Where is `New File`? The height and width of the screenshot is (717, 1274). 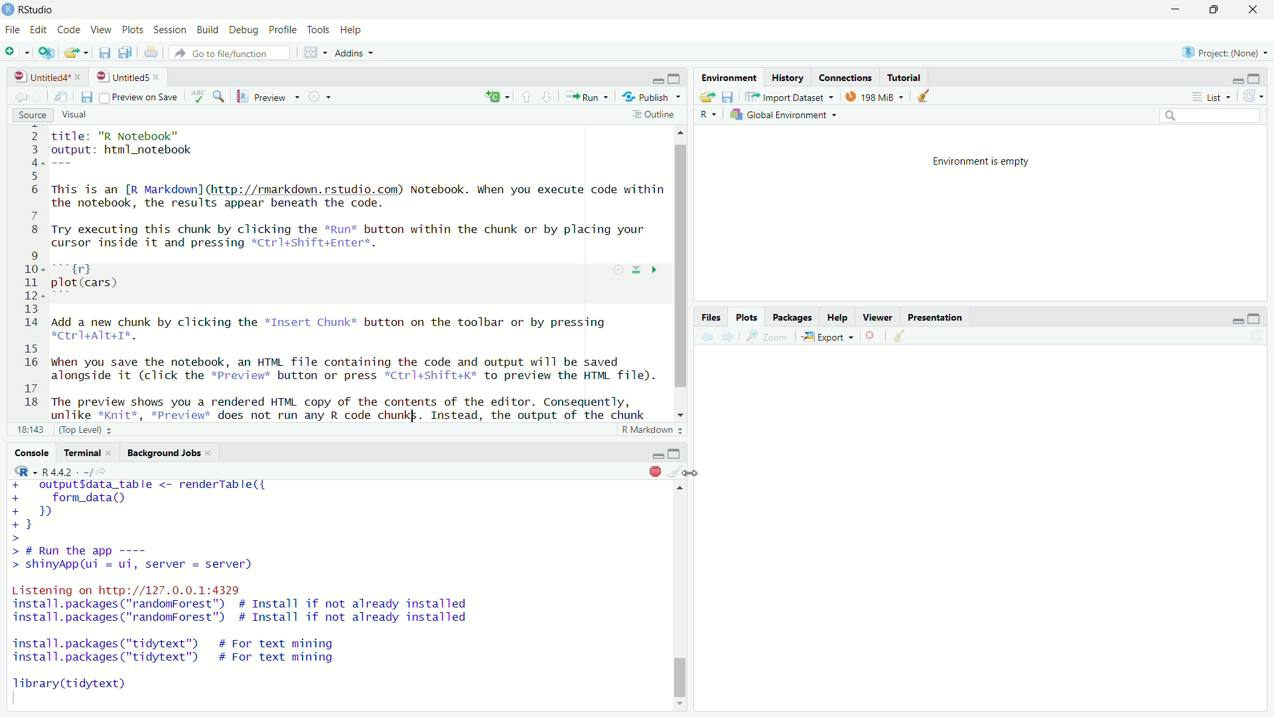
New File is located at coordinates (18, 51).